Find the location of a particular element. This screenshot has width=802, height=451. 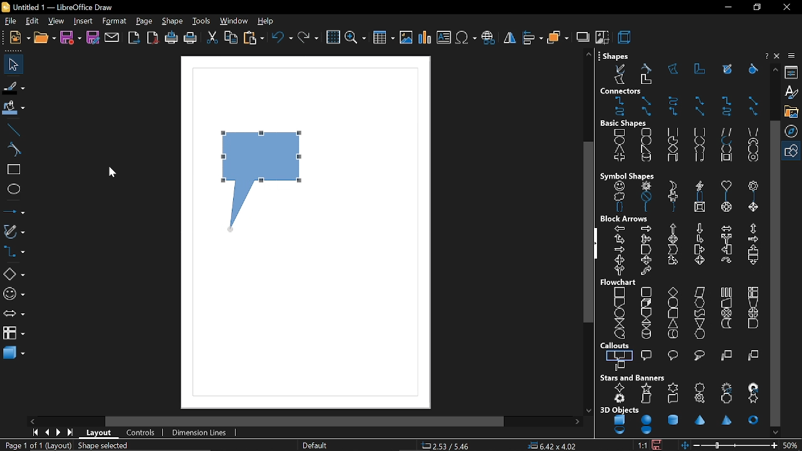

right arrow callout is located at coordinates (699, 250).